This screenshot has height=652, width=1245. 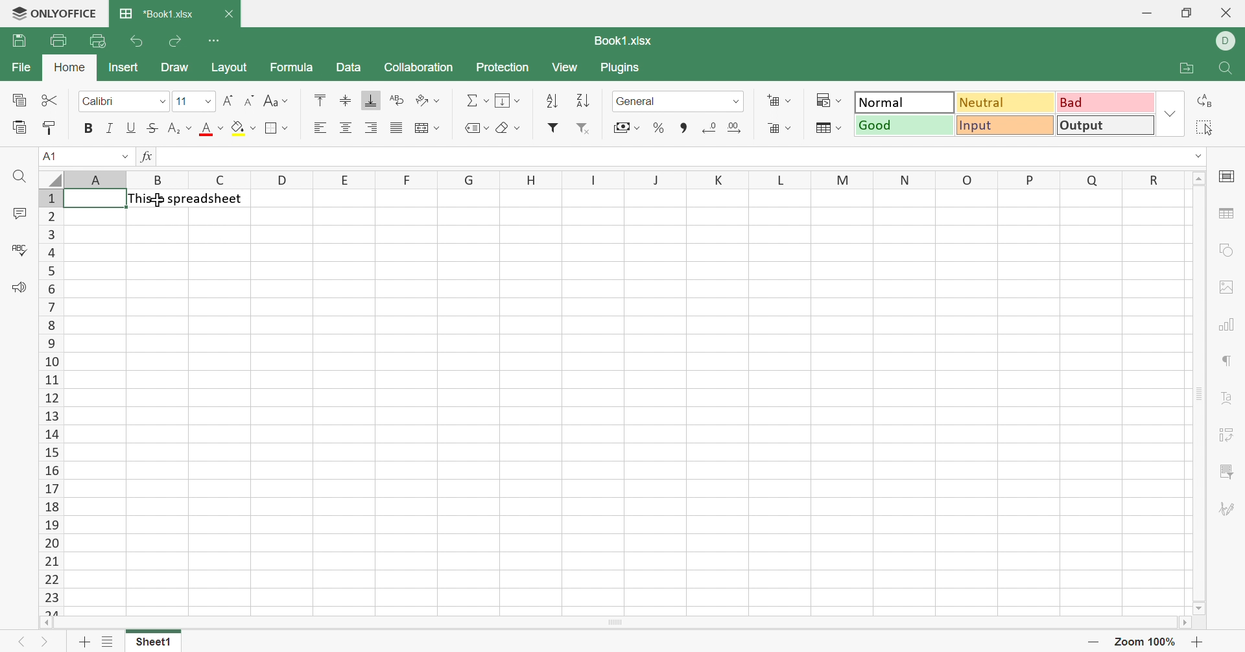 I want to click on fx, so click(x=148, y=156).